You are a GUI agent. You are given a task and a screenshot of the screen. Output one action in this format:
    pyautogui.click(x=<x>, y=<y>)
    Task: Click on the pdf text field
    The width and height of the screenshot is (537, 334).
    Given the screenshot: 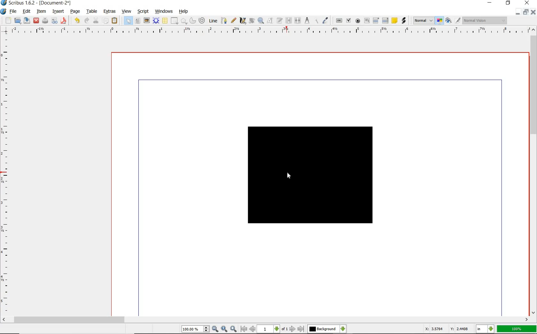 What is the action you would take?
    pyautogui.click(x=367, y=21)
    